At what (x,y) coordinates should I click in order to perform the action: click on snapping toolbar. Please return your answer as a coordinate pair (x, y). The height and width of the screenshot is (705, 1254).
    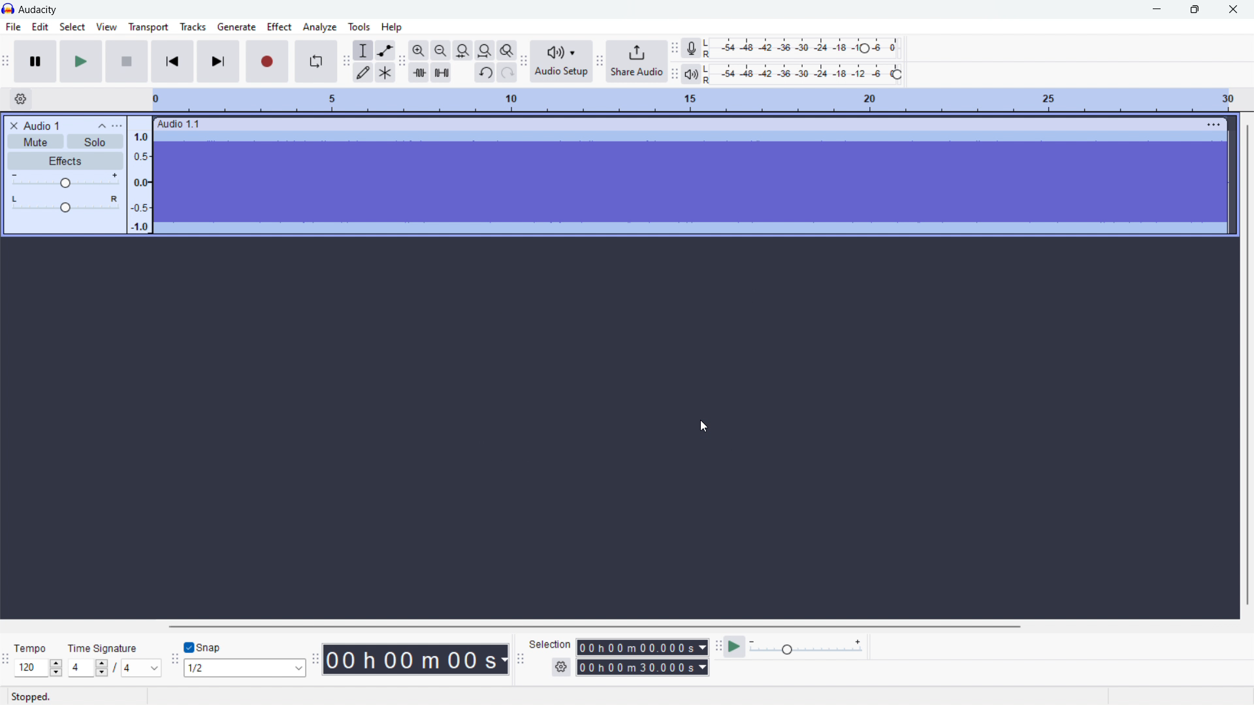
    Looking at the image, I should click on (174, 658).